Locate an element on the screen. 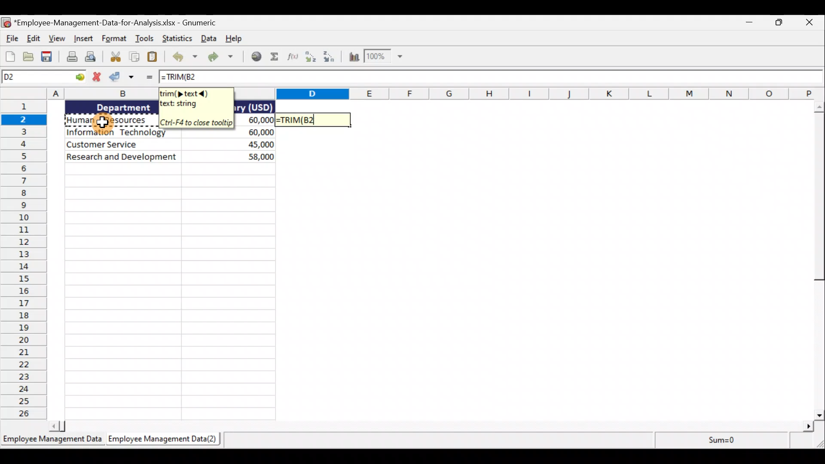 This screenshot has width=825, height=464. View is located at coordinates (56, 40).